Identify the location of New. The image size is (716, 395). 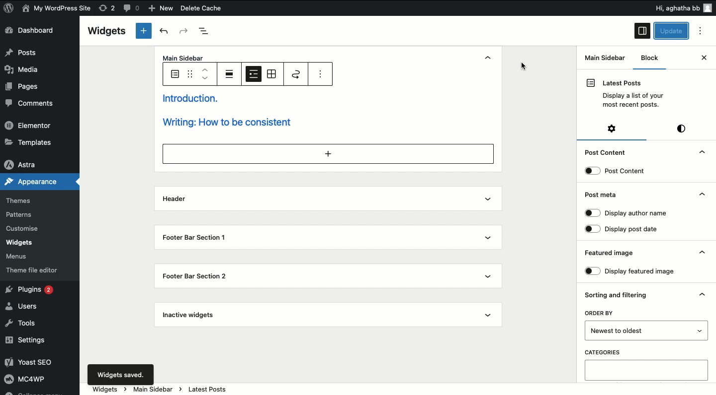
(164, 8).